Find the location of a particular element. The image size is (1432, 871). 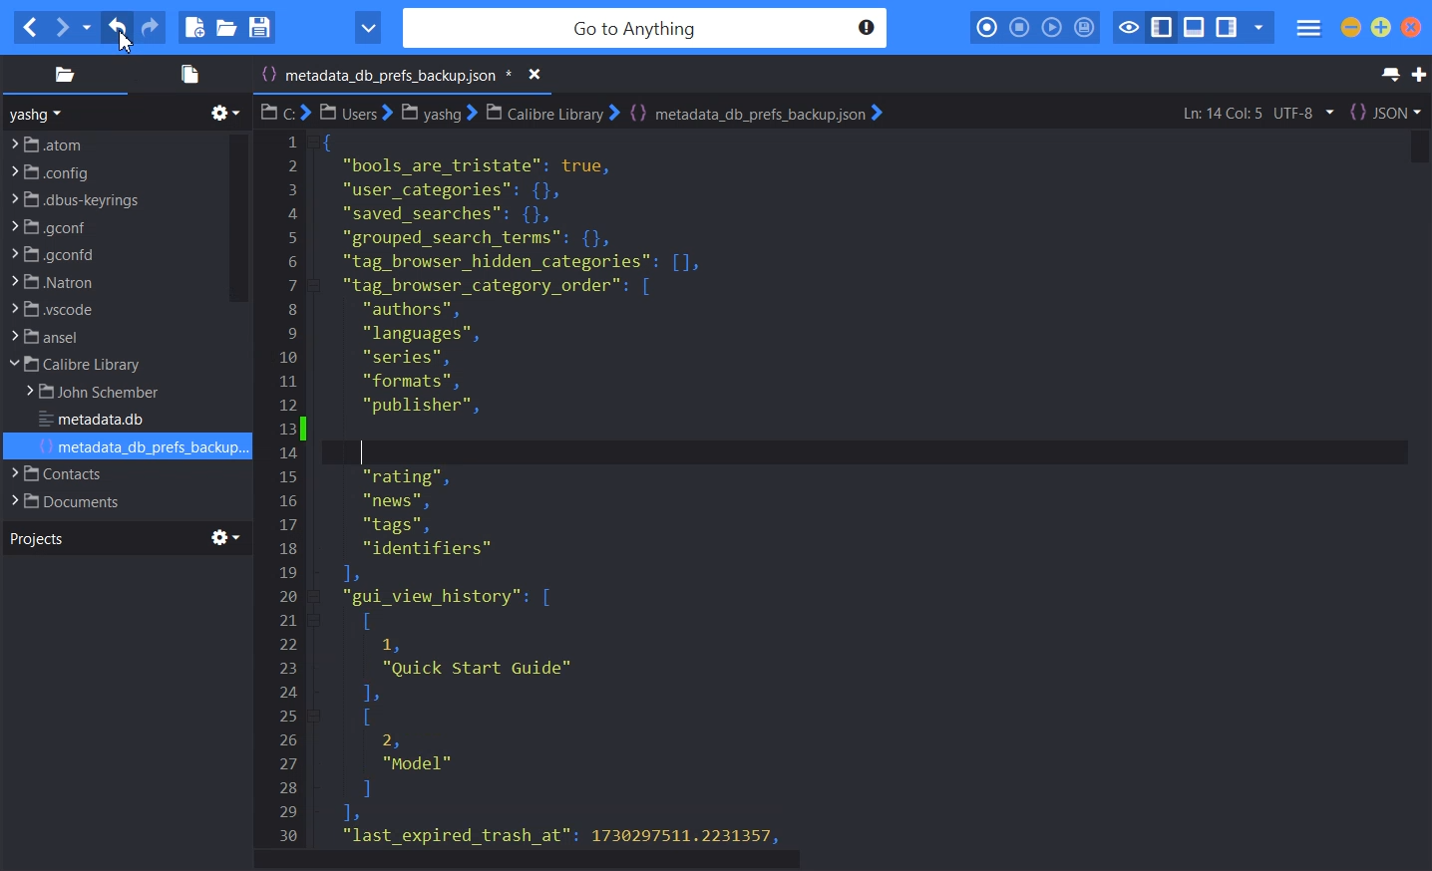

metadata_db_pref_bakup File is located at coordinates (755, 113).